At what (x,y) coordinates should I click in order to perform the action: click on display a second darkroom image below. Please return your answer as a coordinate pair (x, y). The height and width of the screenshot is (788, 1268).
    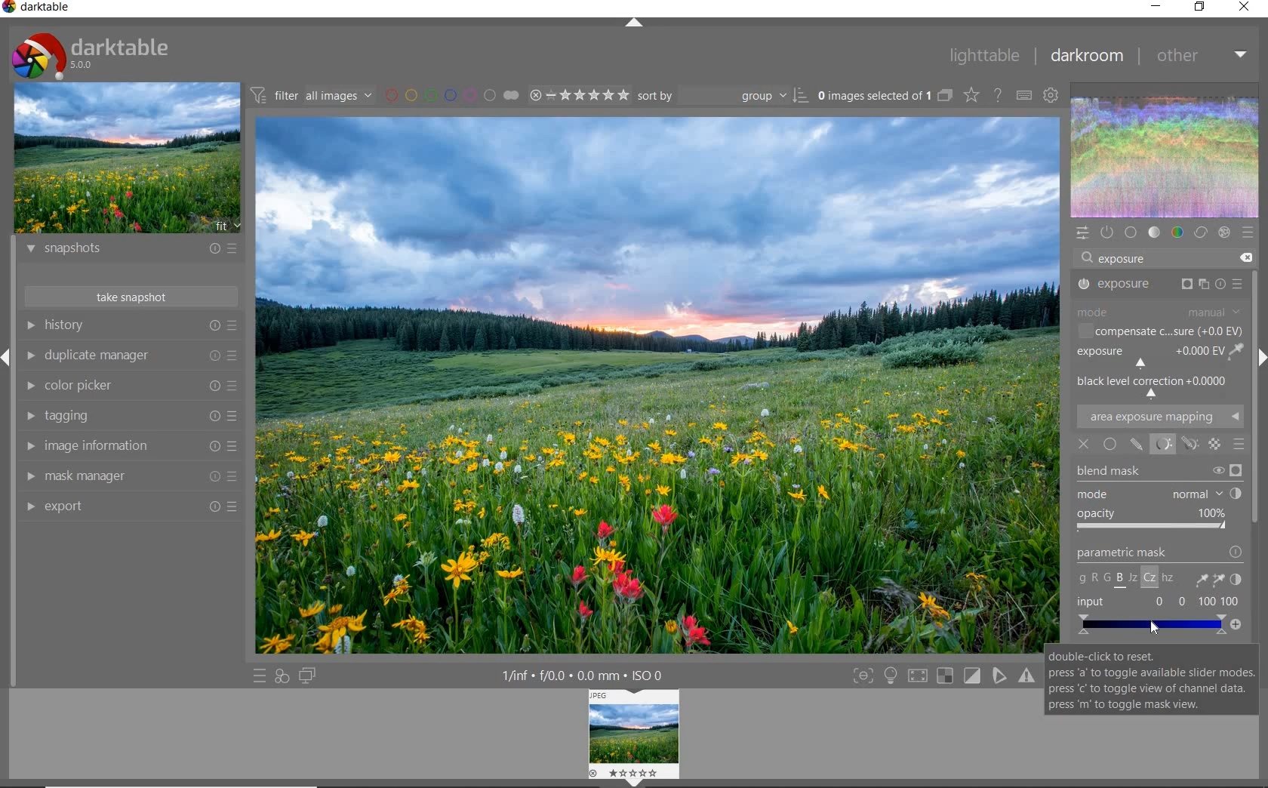
    Looking at the image, I should click on (310, 676).